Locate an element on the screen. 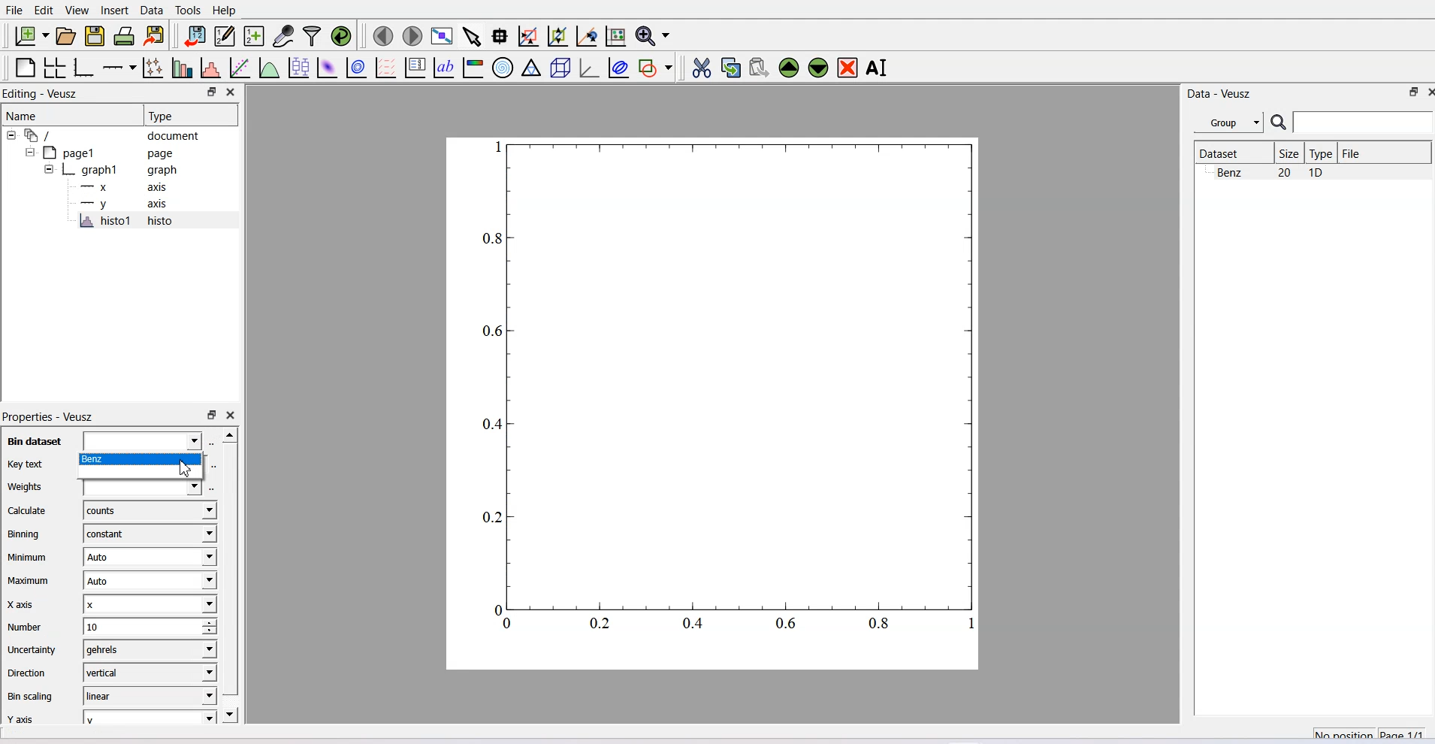 The image size is (1435, 744). 3D Scene is located at coordinates (560, 68).